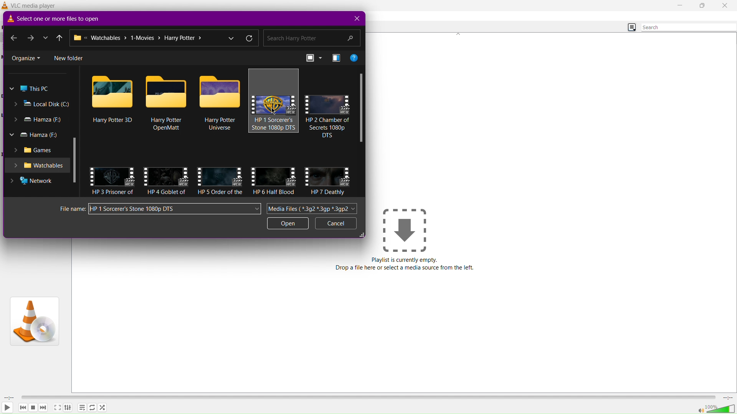  What do you see at coordinates (112, 177) in the screenshot?
I see `video file` at bounding box center [112, 177].